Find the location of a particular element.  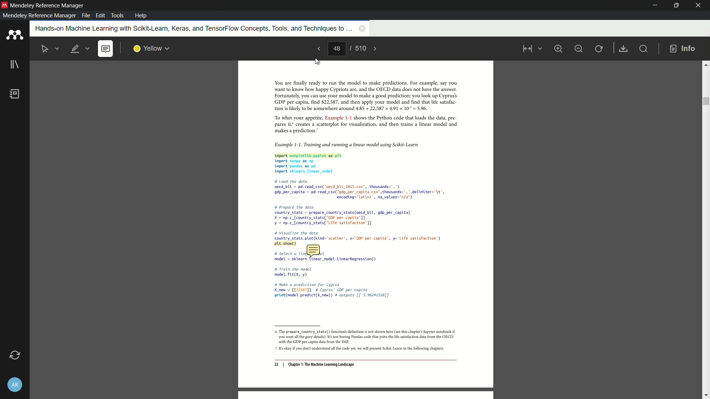

previous page is located at coordinates (318, 48).